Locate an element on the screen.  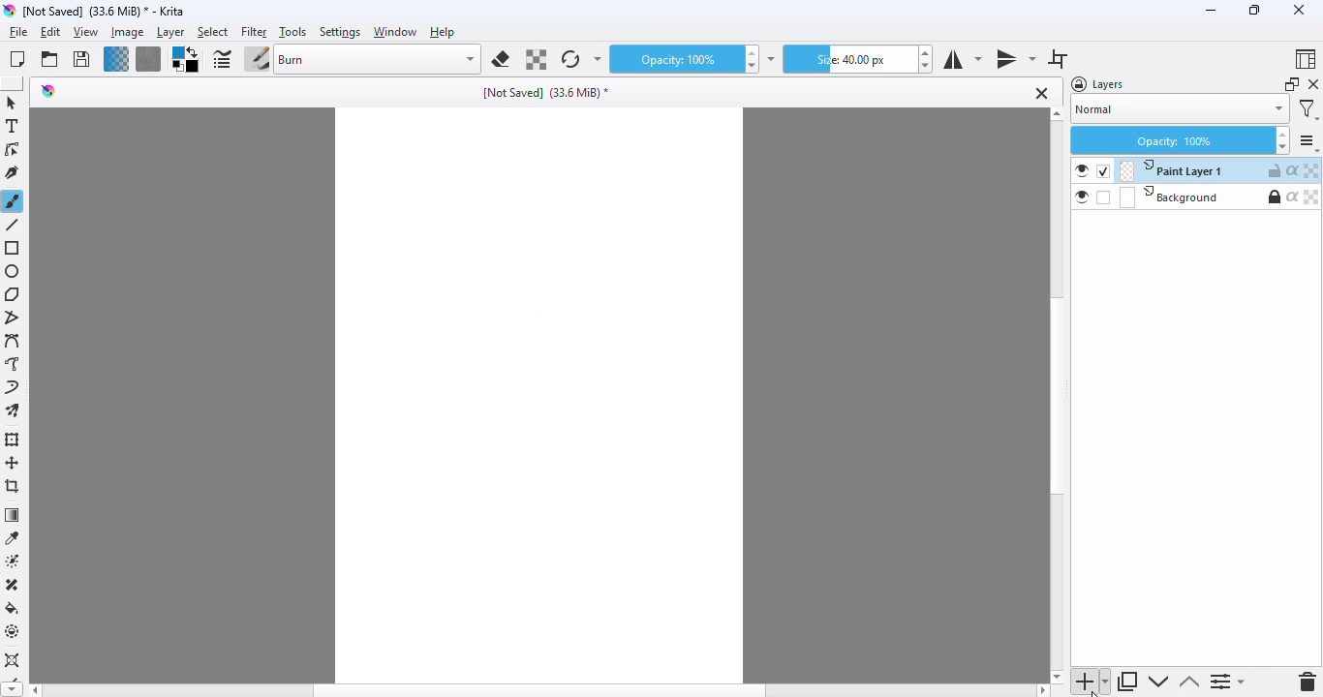
alpha locked: no is located at coordinates (1312, 170).